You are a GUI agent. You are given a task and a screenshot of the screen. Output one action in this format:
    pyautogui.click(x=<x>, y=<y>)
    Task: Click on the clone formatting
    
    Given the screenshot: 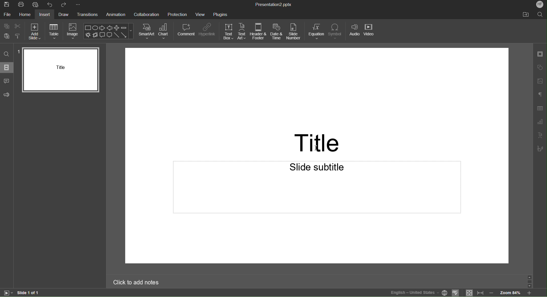 What is the action you would take?
    pyautogui.click(x=18, y=36)
    